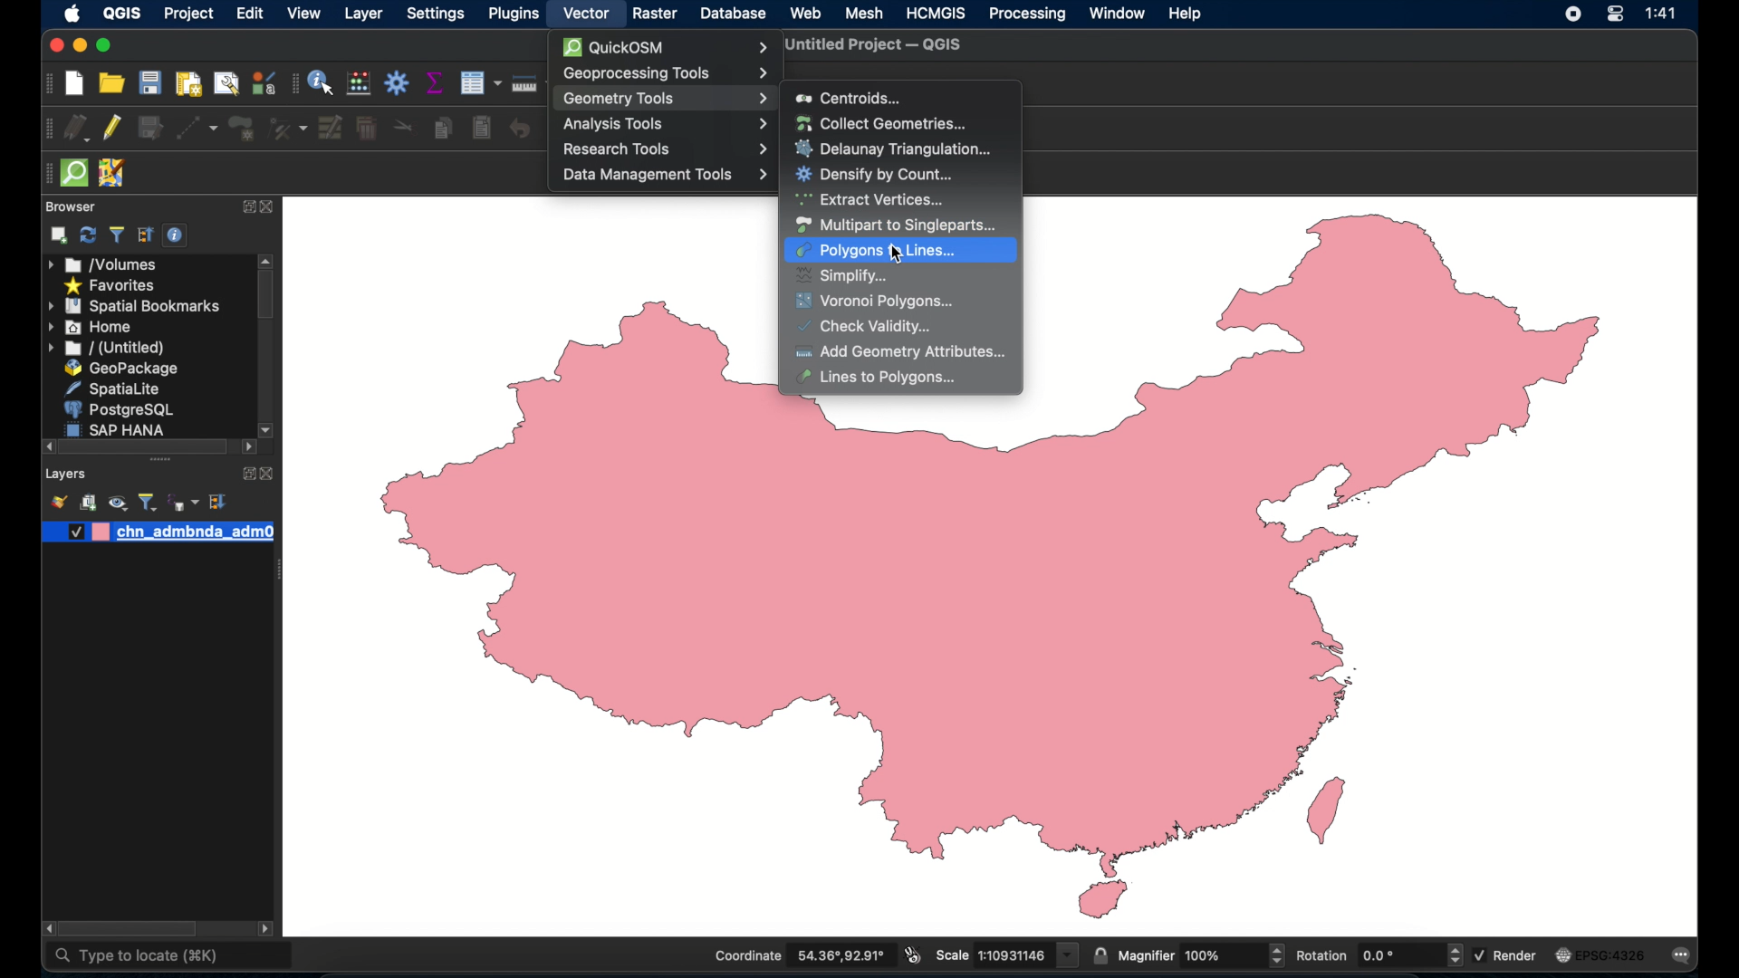 The image size is (1739, 978). I want to click on settings, so click(437, 15).